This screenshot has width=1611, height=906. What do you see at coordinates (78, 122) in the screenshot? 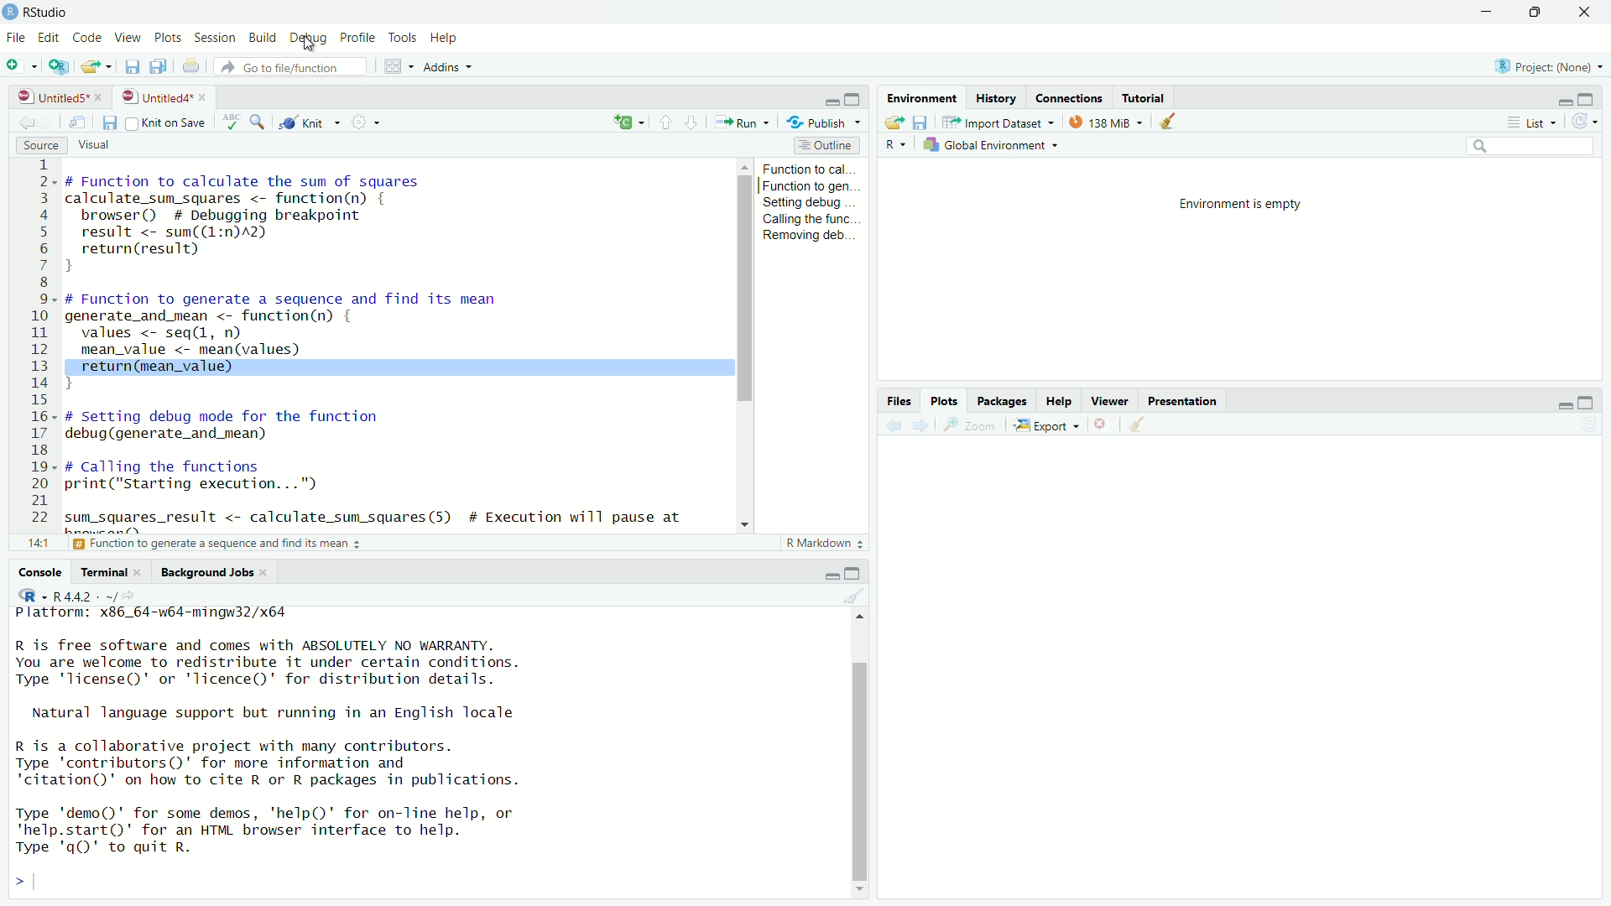
I see `show in new window` at bounding box center [78, 122].